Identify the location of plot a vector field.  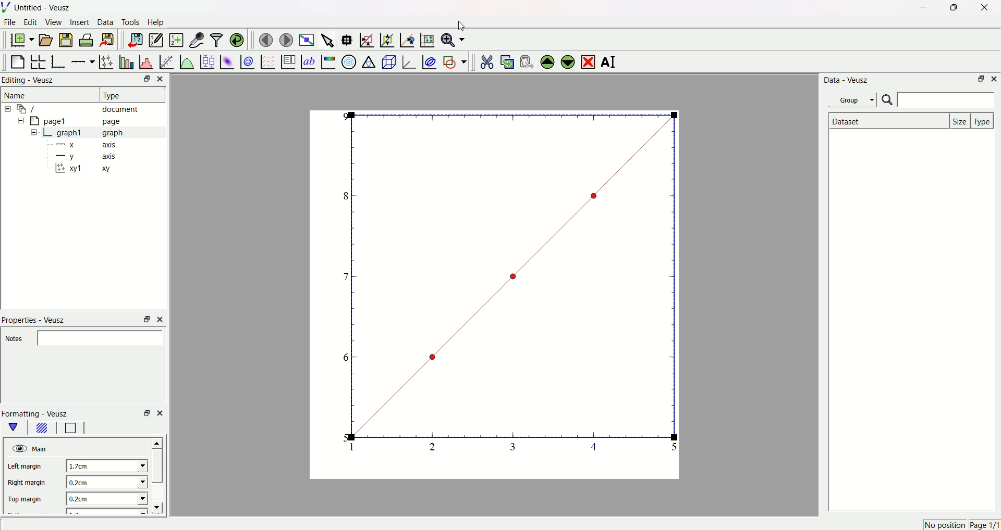
(266, 61).